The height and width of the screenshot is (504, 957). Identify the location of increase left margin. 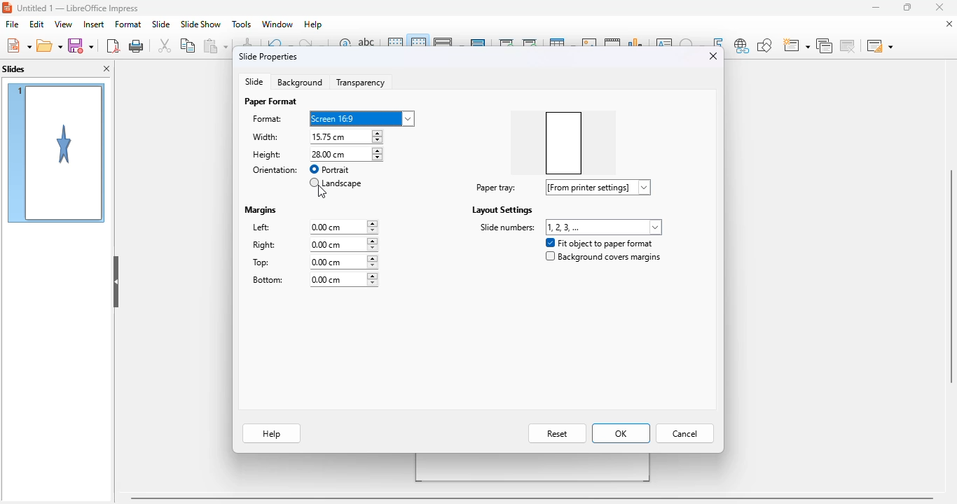
(373, 224).